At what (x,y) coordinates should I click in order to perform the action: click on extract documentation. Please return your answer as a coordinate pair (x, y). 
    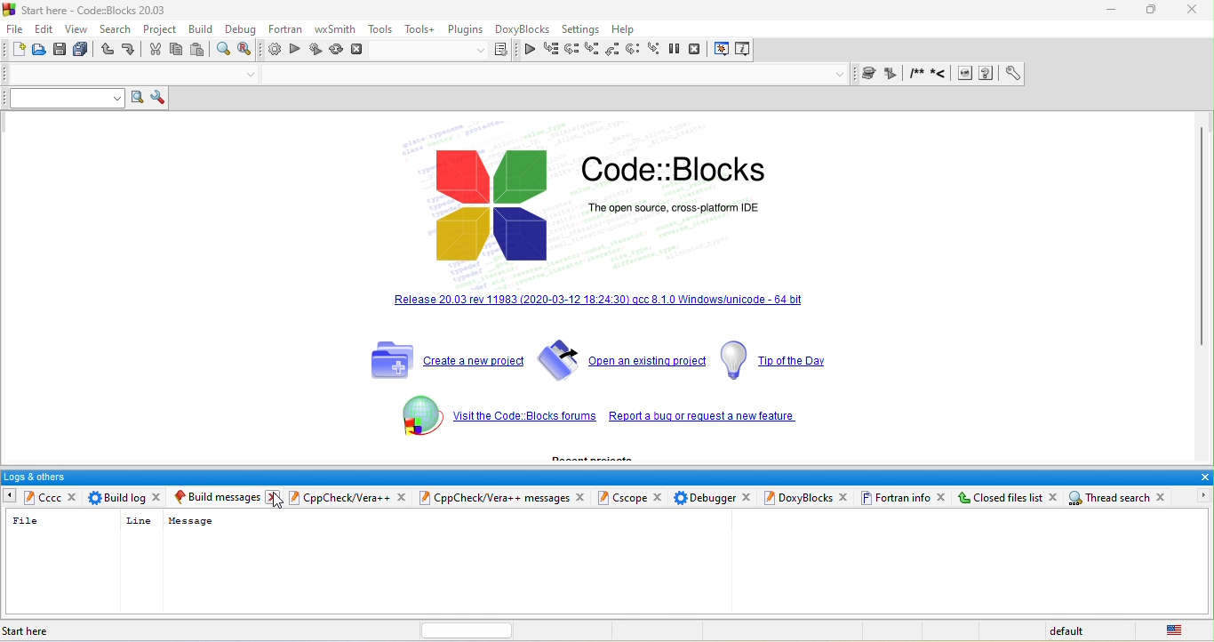
    Looking at the image, I should click on (893, 74).